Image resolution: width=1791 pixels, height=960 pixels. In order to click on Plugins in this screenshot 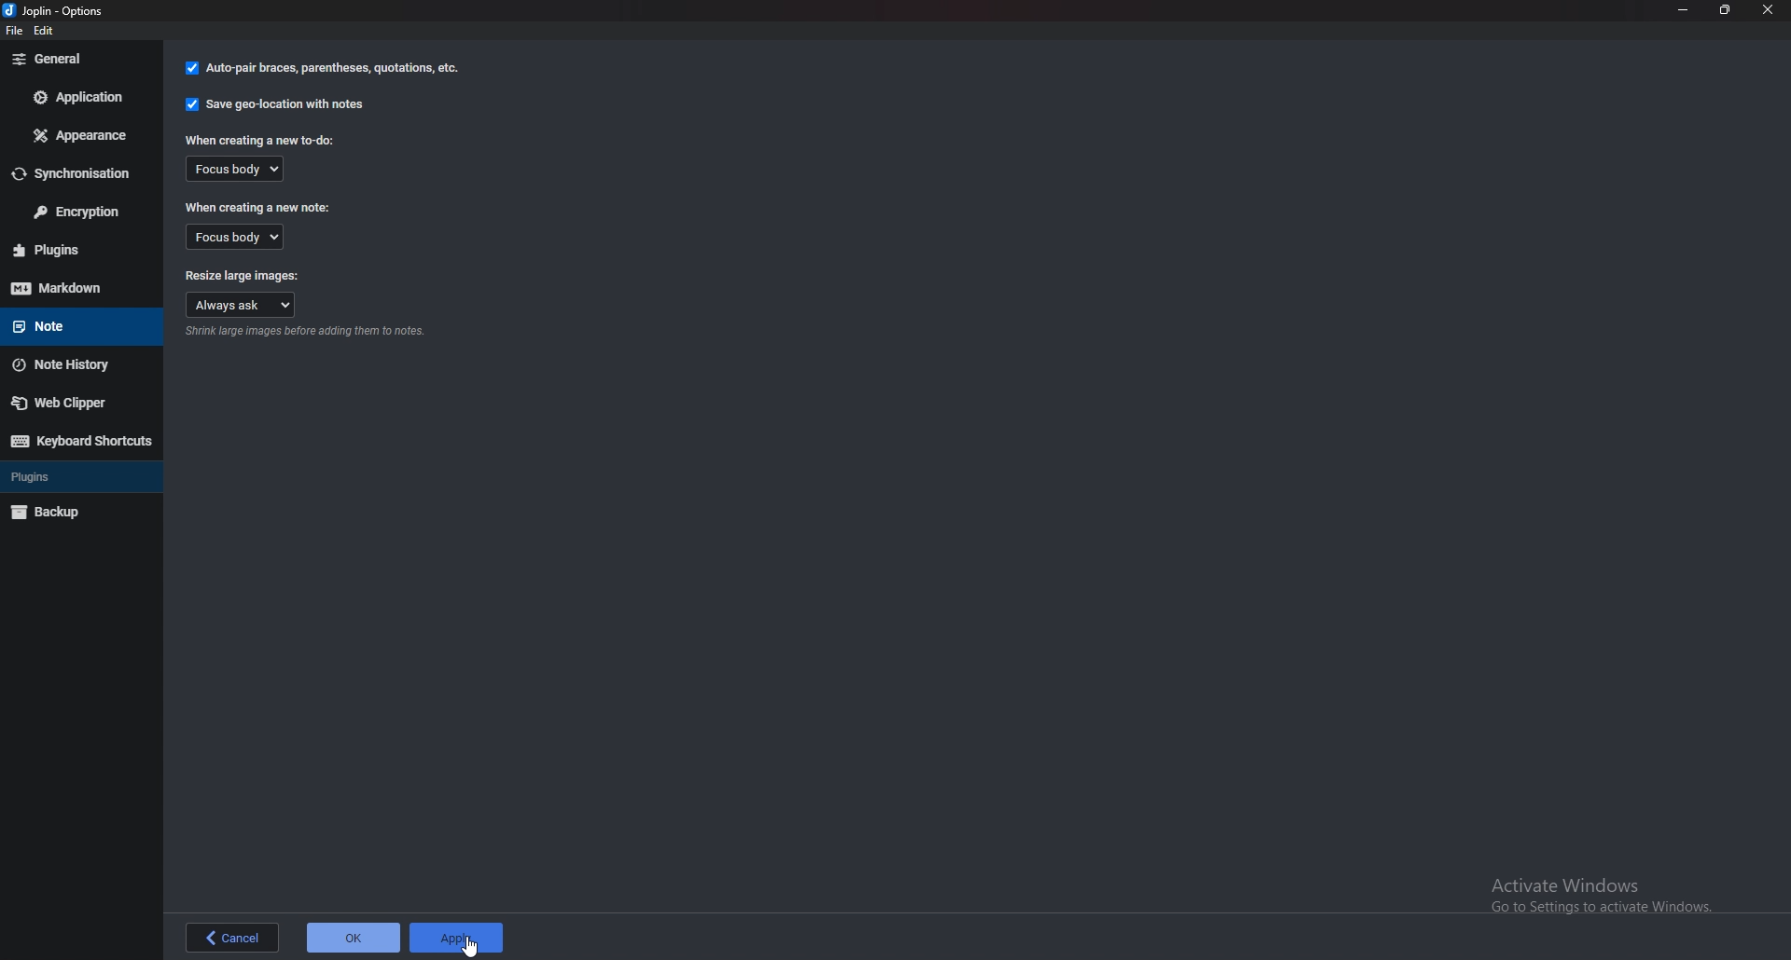, I will do `click(72, 250)`.